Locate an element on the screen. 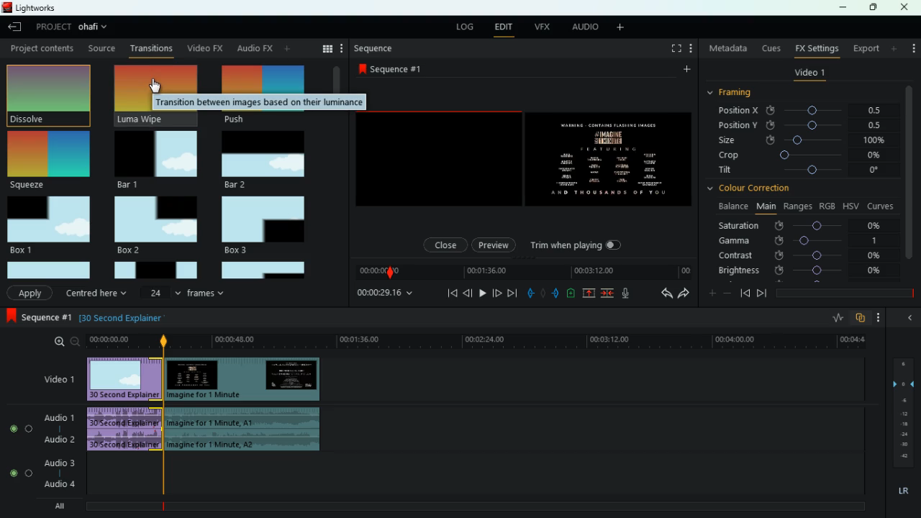 The width and height of the screenshot is (921, 518). play is located at coordinates (480, 293).